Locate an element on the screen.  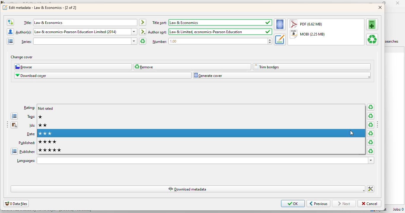
0 data files is located at coordinates (16, 204).